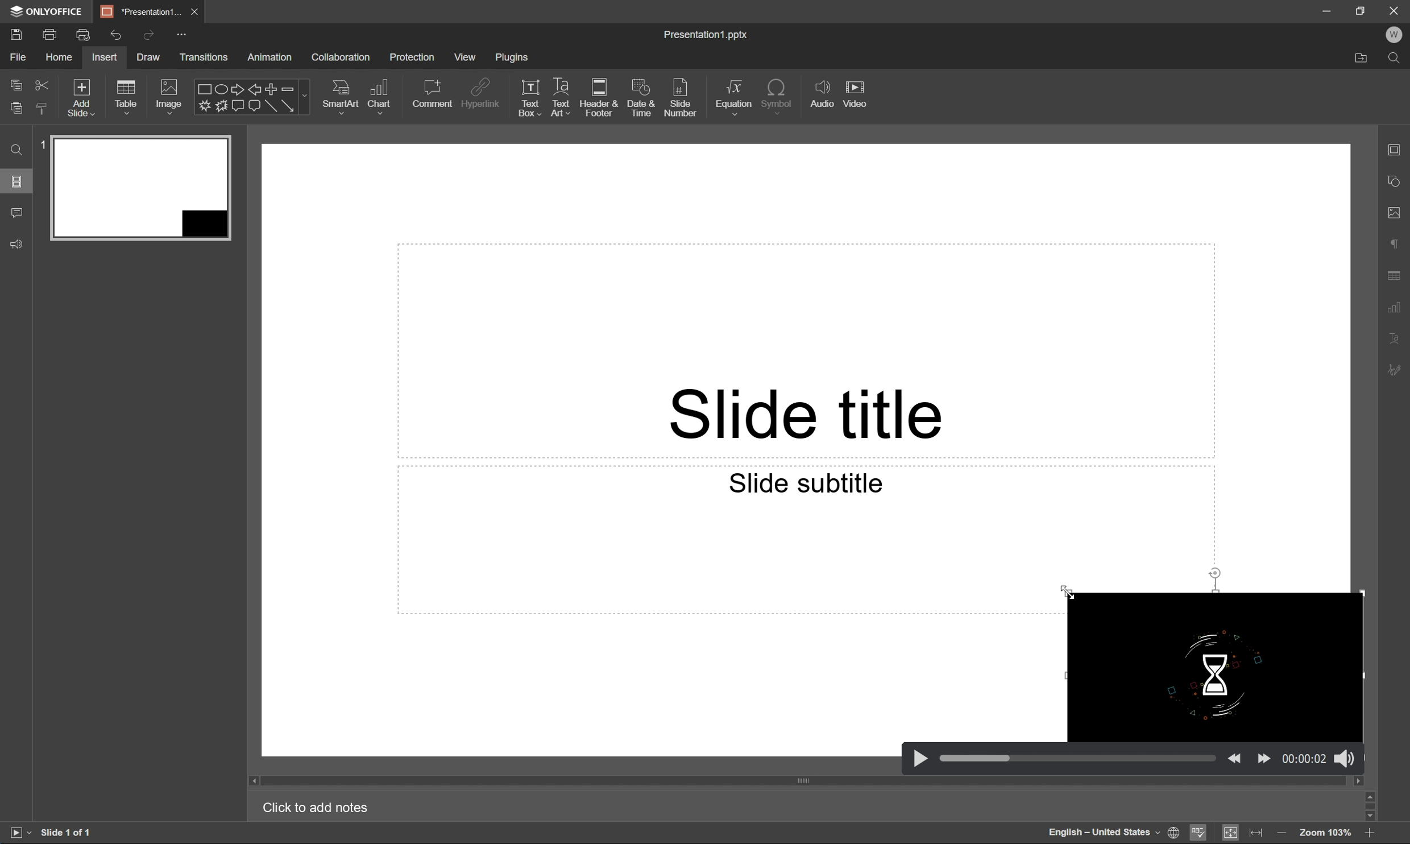 This screenshot has height=844, width=1410. What do you see at coordinates (82, 97) in the screenshot?
I see `add slide` at bounding box center [82, 97].